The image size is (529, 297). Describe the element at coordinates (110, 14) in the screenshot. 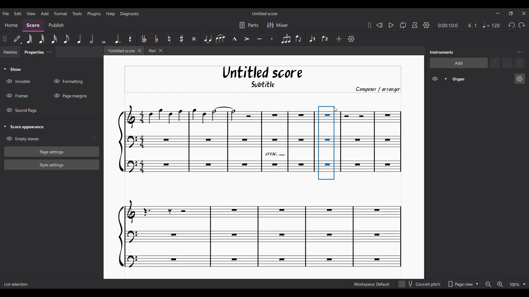

I see `Help menu` at that location.